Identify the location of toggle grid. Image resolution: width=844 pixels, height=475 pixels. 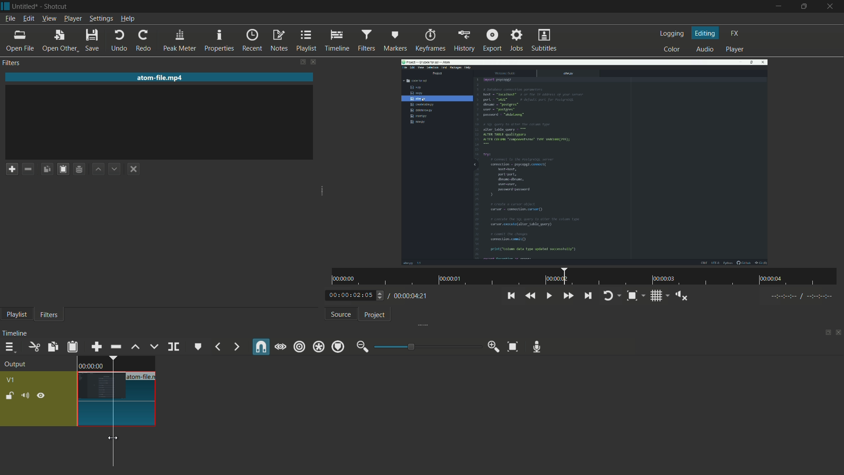
(657, 296).